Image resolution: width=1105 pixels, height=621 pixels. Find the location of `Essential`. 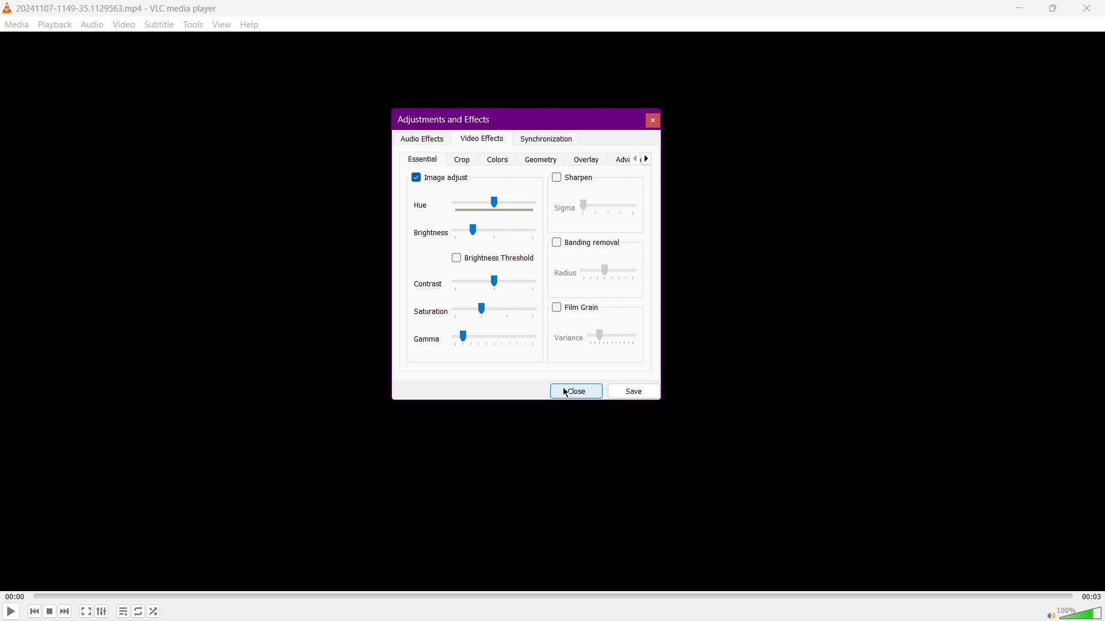

Essential is located at coordinates (421, 159).